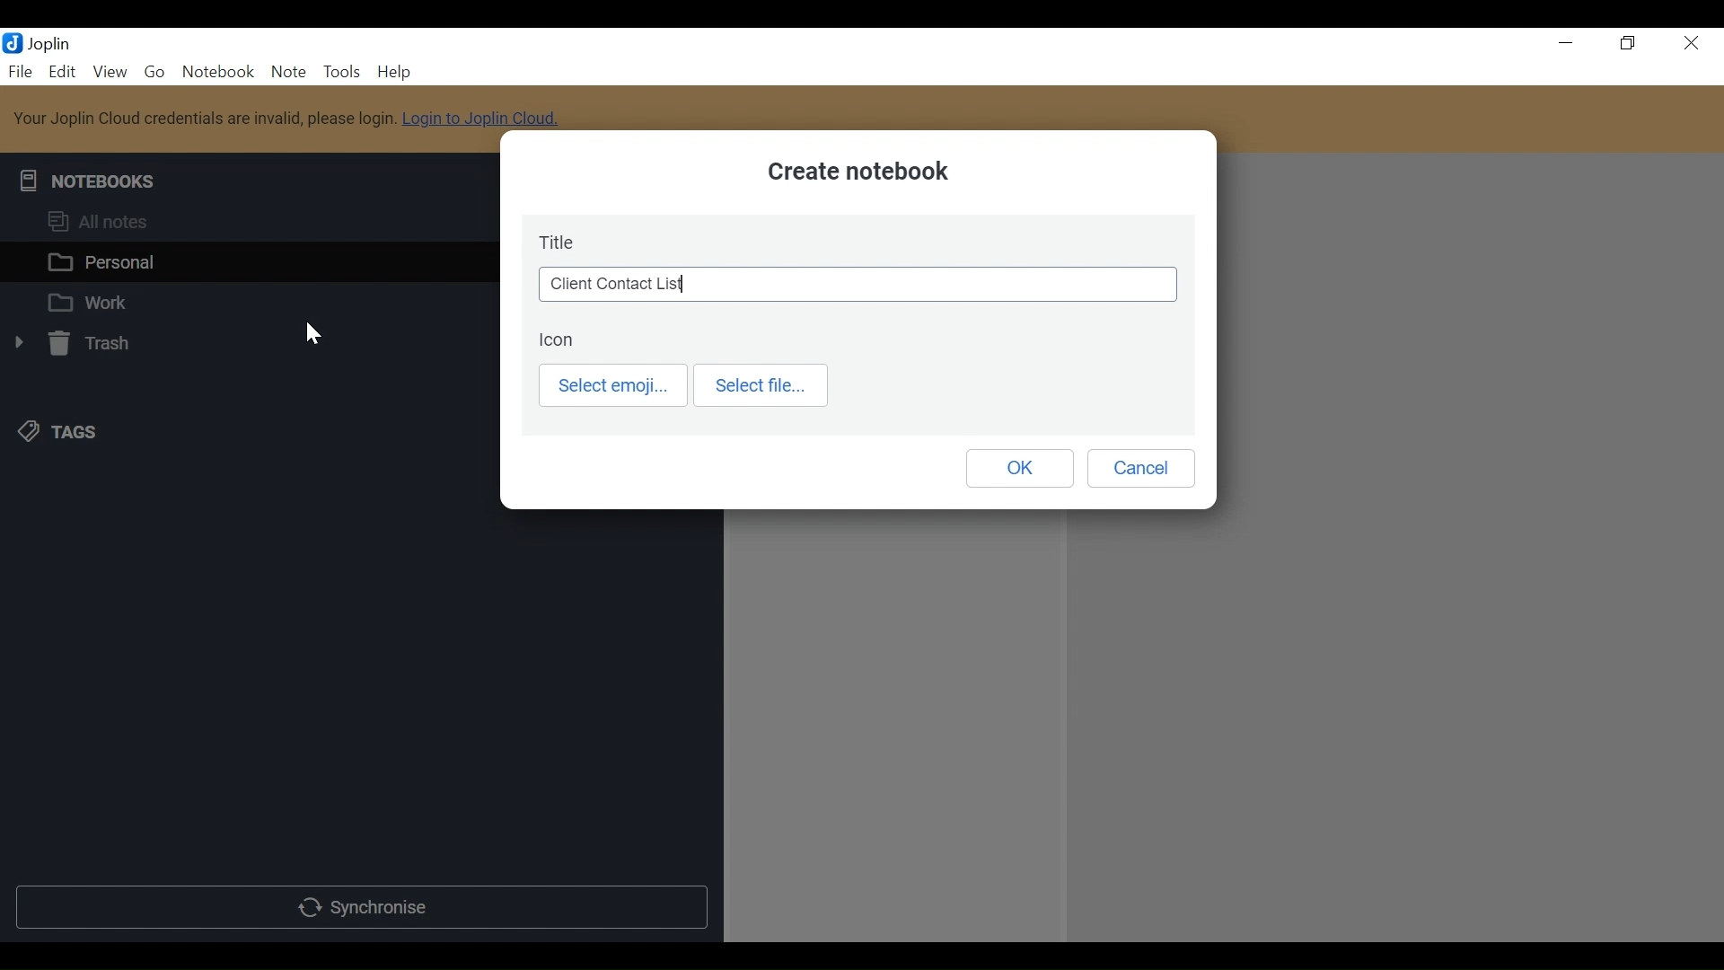 The width and height of the screenshot is (1724, 970). Describe the element at coordinates (154, 73) in the screenshot. I see `Go` at that location.